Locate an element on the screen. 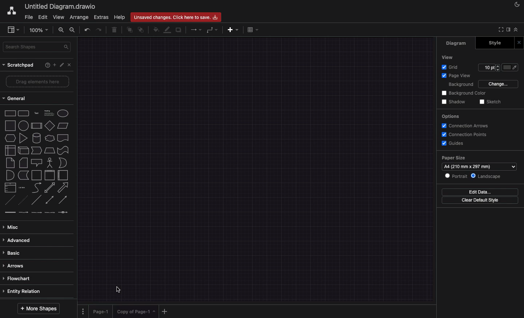 Image resolution: width=524 pixels, height=318 pixels. table is located at coordinates (253, 29).